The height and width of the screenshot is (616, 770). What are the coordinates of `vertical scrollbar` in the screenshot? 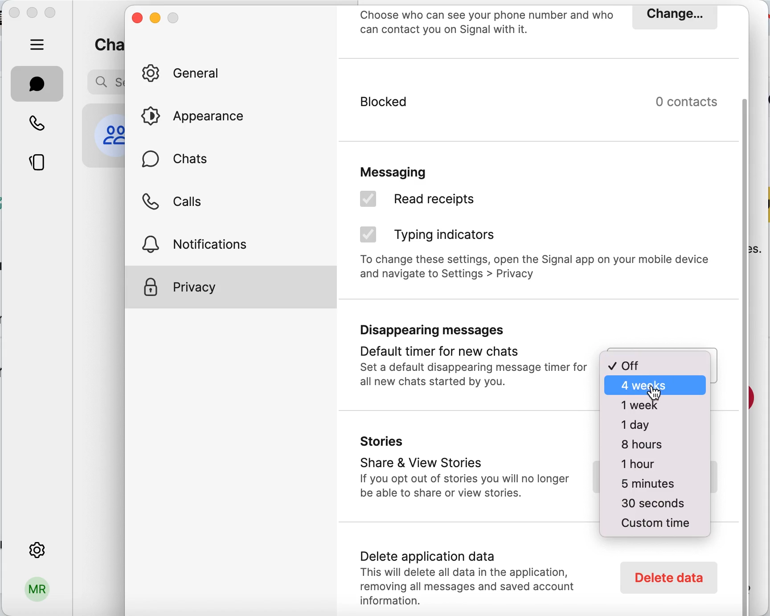 It's located at (748, 355).